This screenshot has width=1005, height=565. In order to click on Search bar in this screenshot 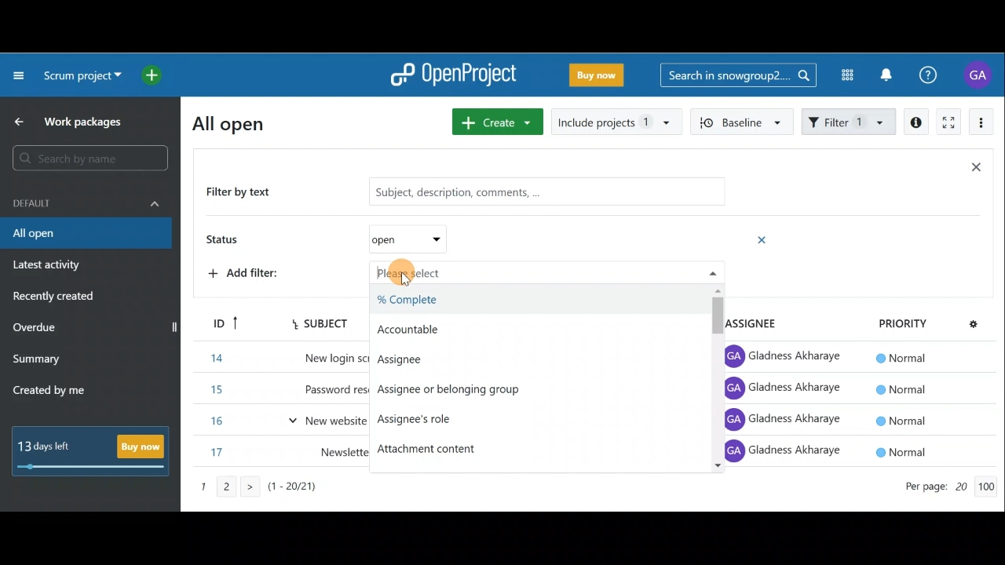, I will do `click(89, 161)`.